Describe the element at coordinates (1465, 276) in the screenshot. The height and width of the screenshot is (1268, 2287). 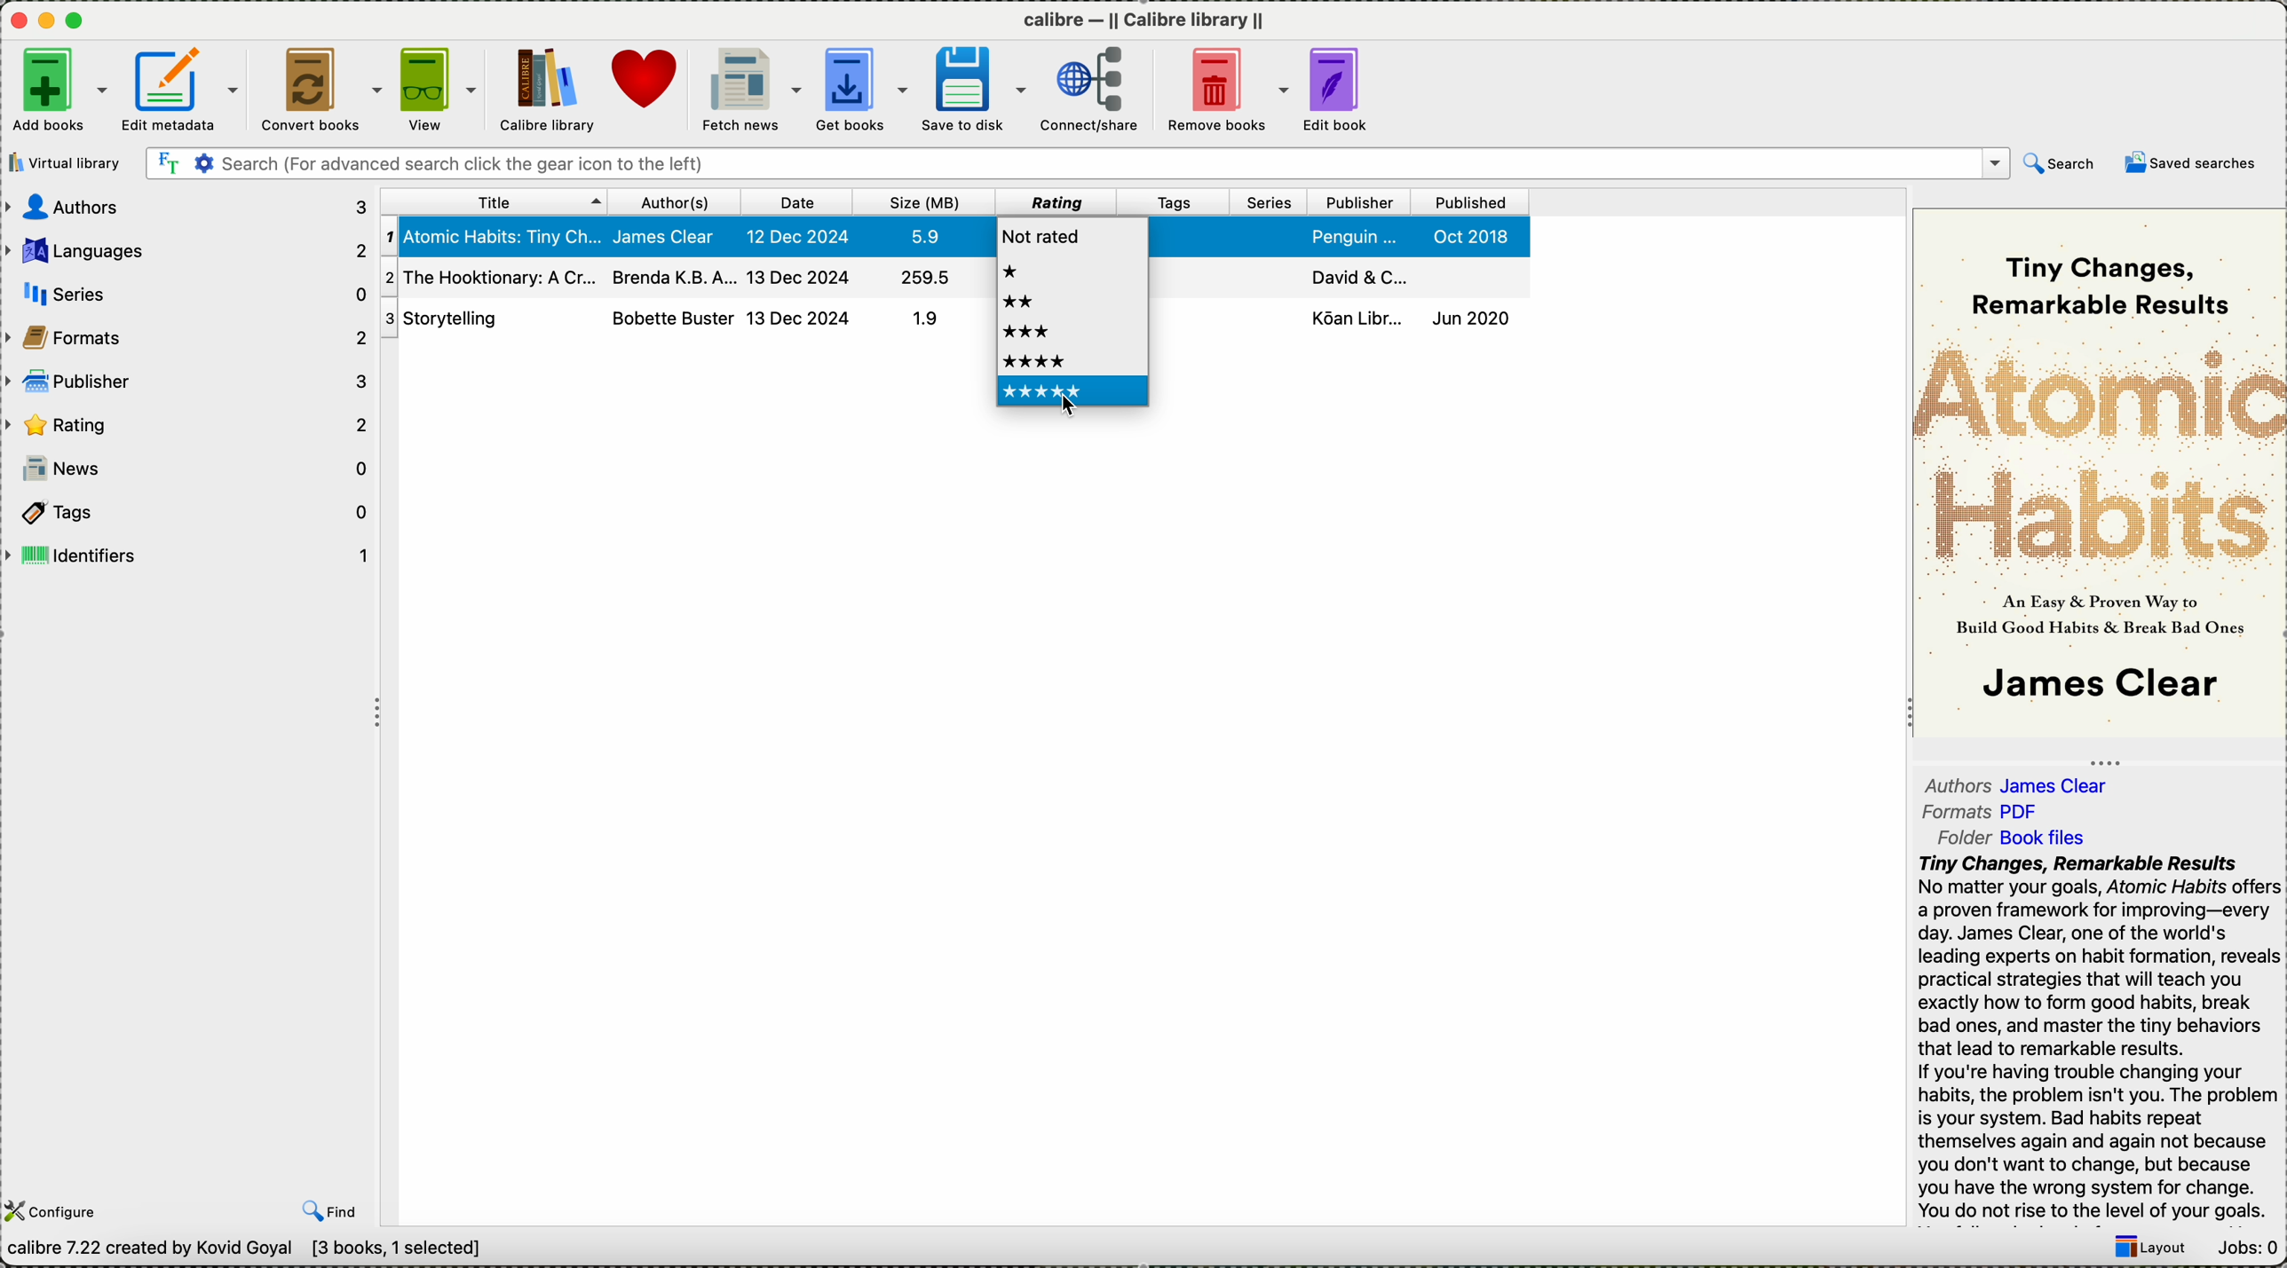
I see `published` at that location.